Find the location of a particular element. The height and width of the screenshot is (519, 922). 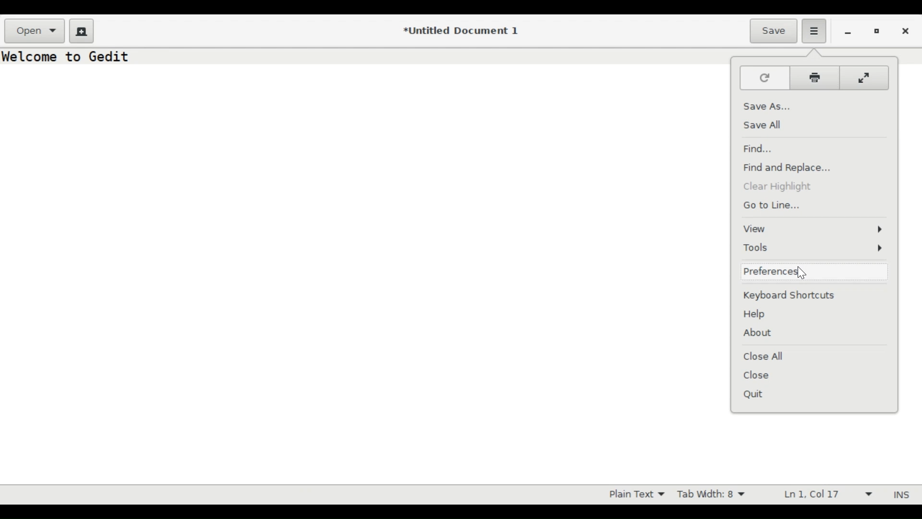

Close is located at coordinates (906, 32).